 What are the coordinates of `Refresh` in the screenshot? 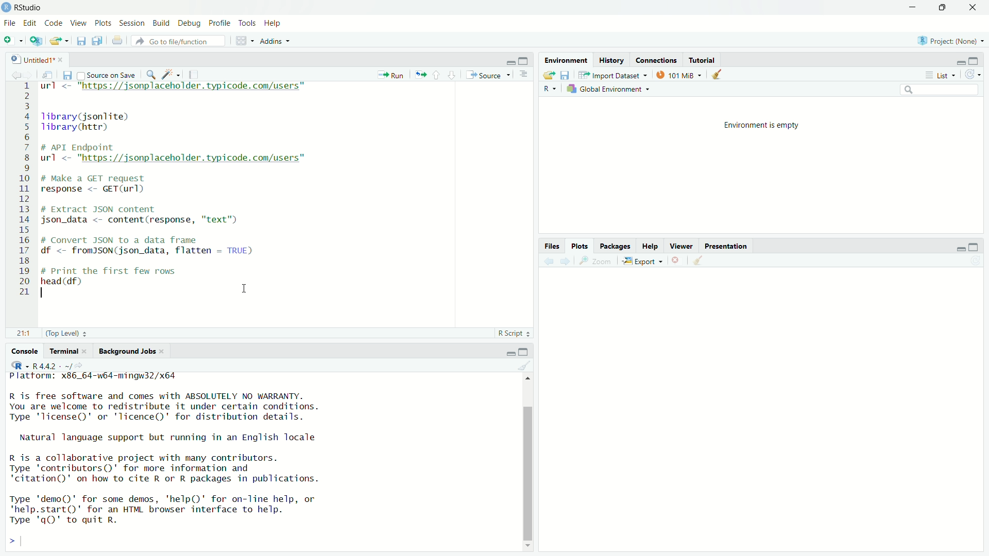 It's located at (973, 74).